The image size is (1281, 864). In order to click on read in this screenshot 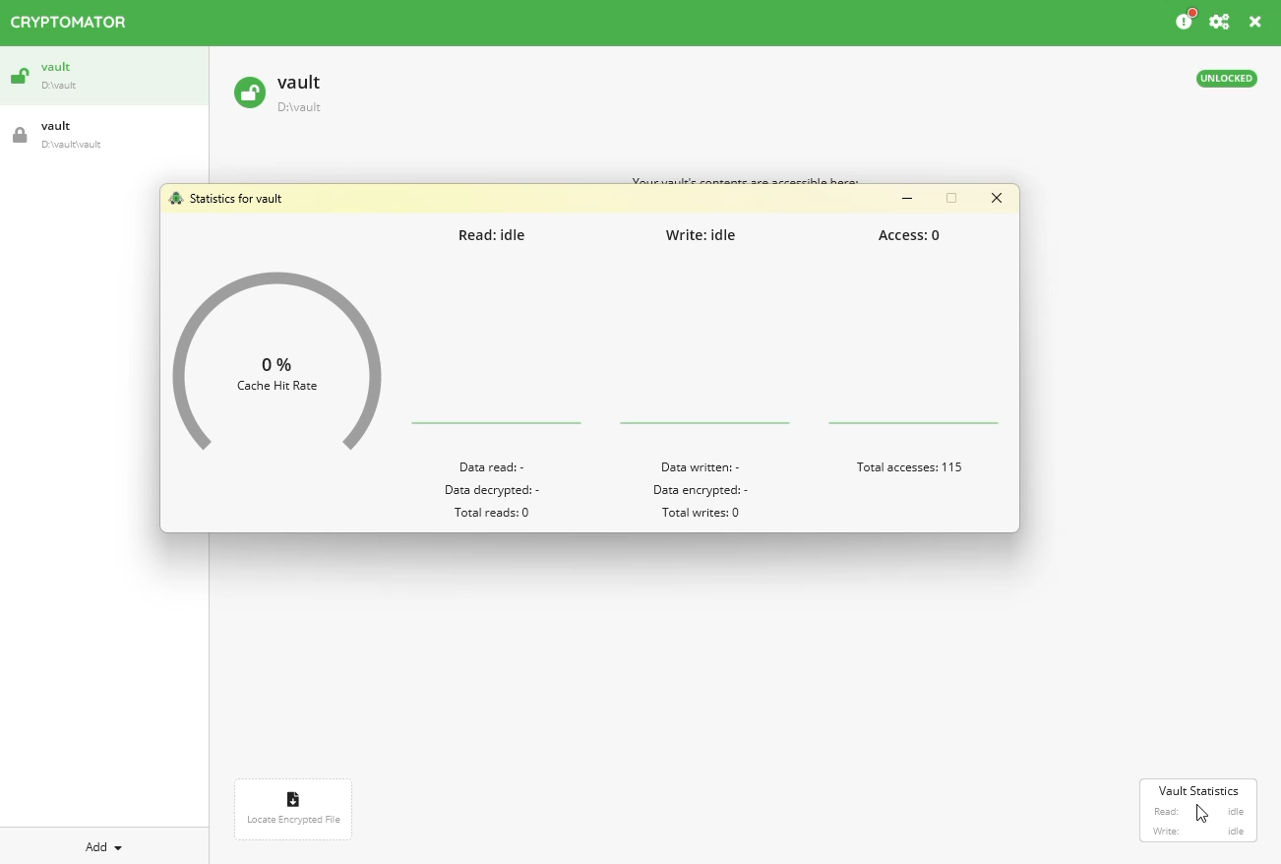, I will do `click(495, 237)`.